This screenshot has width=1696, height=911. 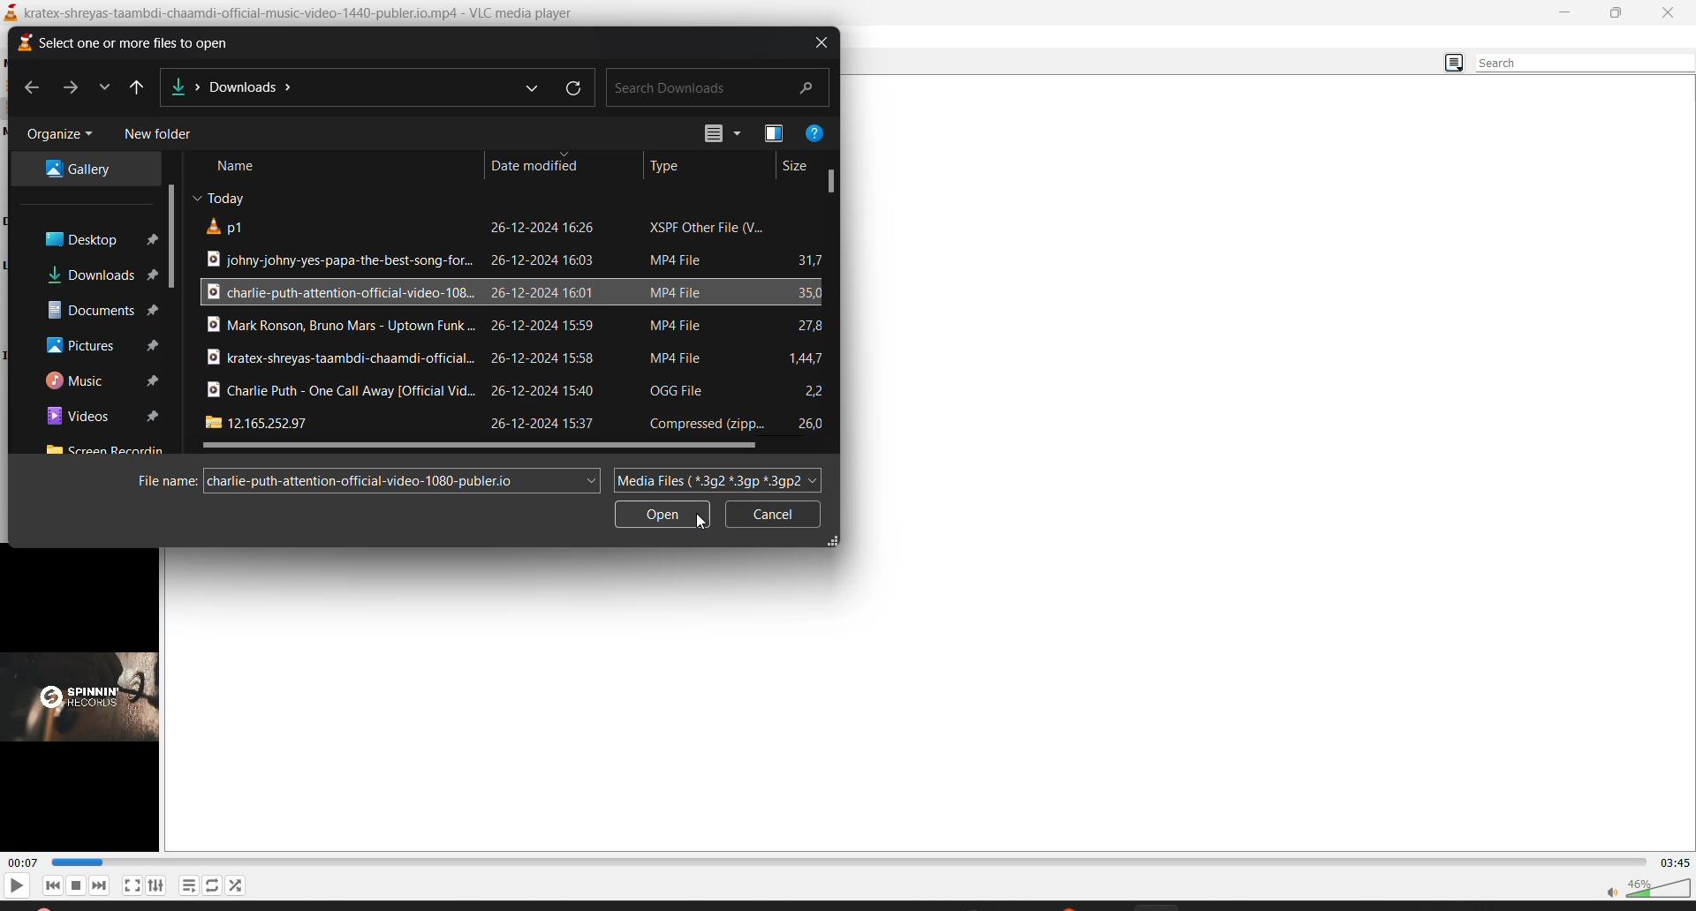 I want to click on name, so click(x=244, y=165).